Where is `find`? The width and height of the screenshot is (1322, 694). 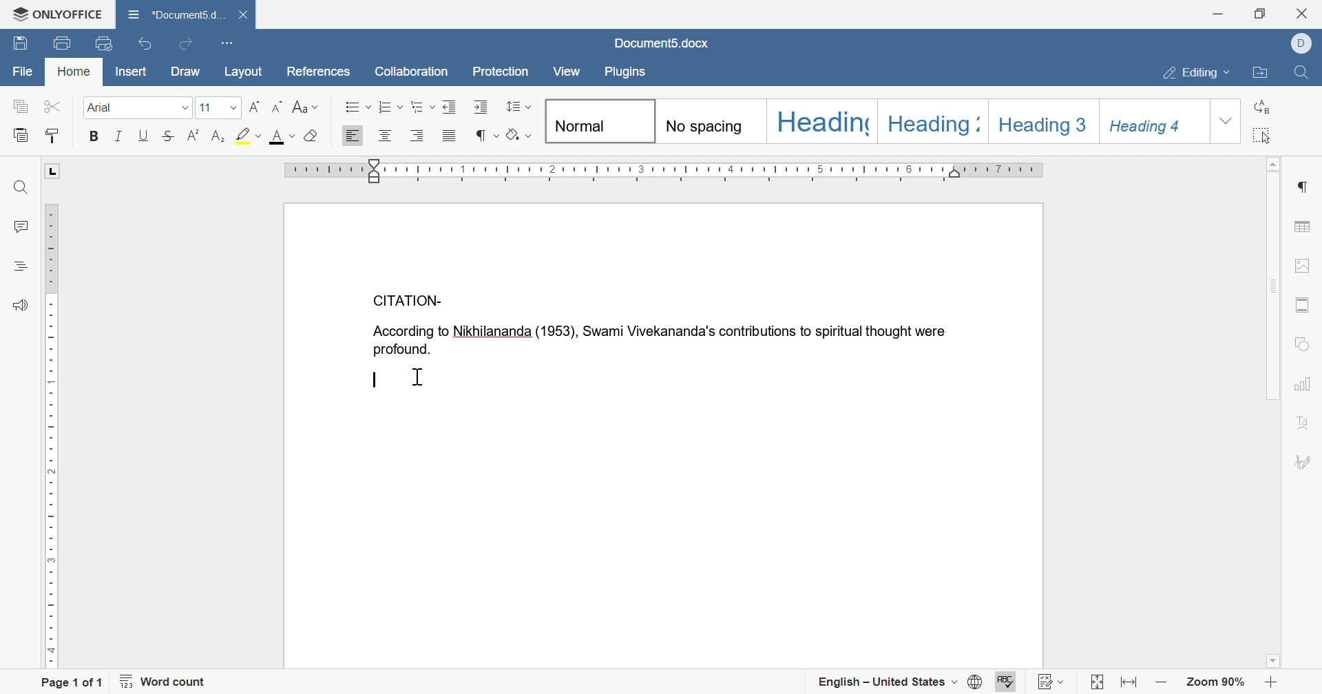
find is located at coordinates (23, 187).